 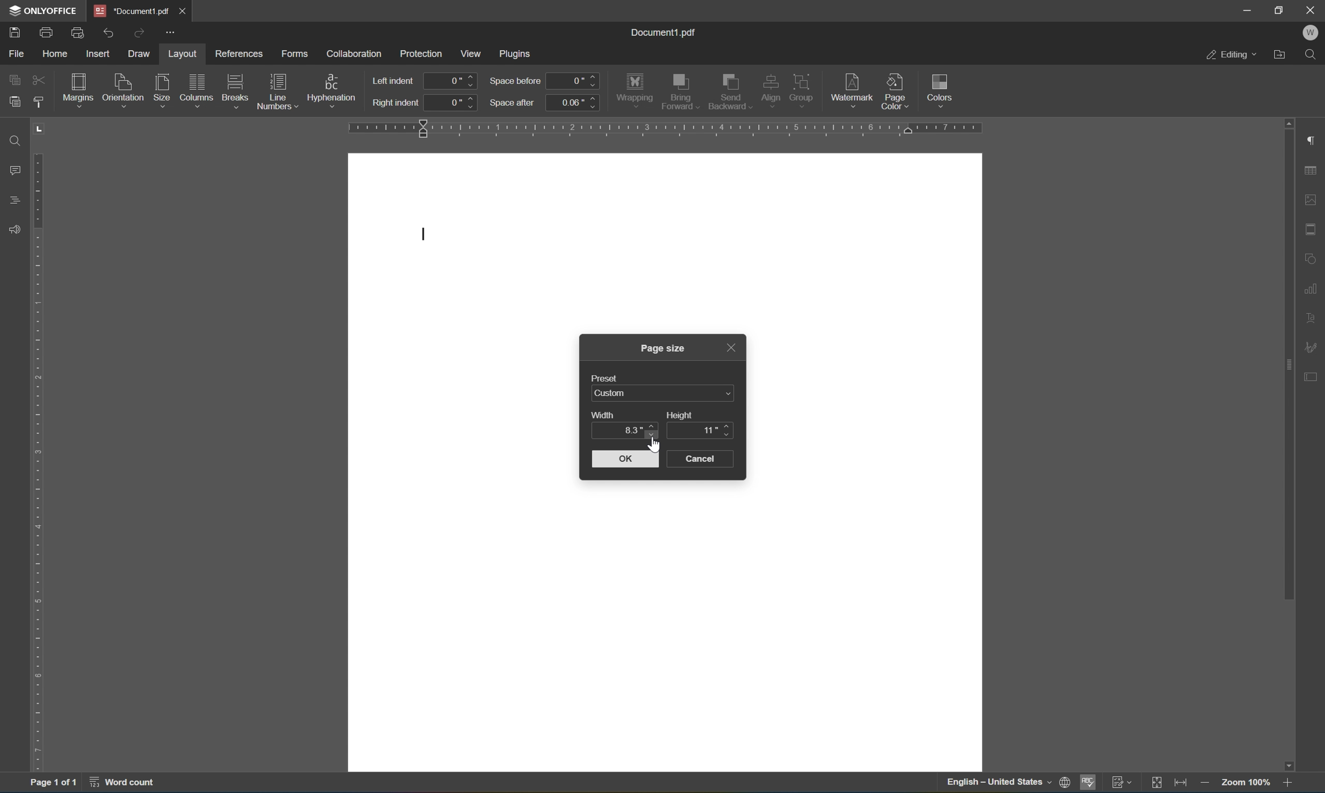 What do you see at coordinates (334, 88) in the screenshot?
I see `hypernation` at bounding box center [334, 88].